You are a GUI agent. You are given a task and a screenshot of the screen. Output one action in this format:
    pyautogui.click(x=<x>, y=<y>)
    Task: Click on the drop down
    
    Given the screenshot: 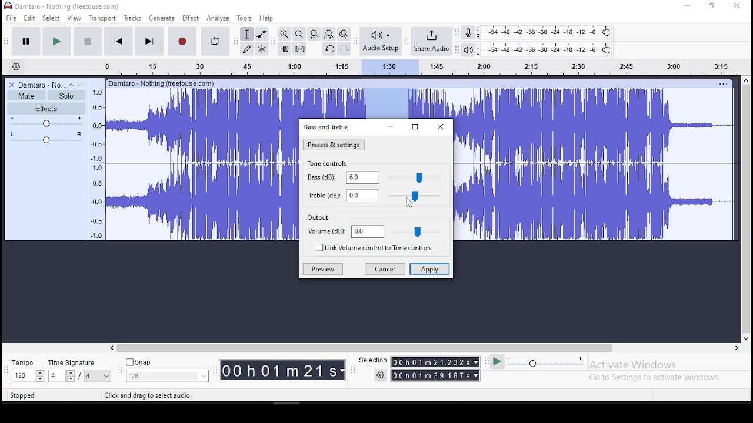 What is the action you would take?
    pyautogui.click(x=202, y=376)
    